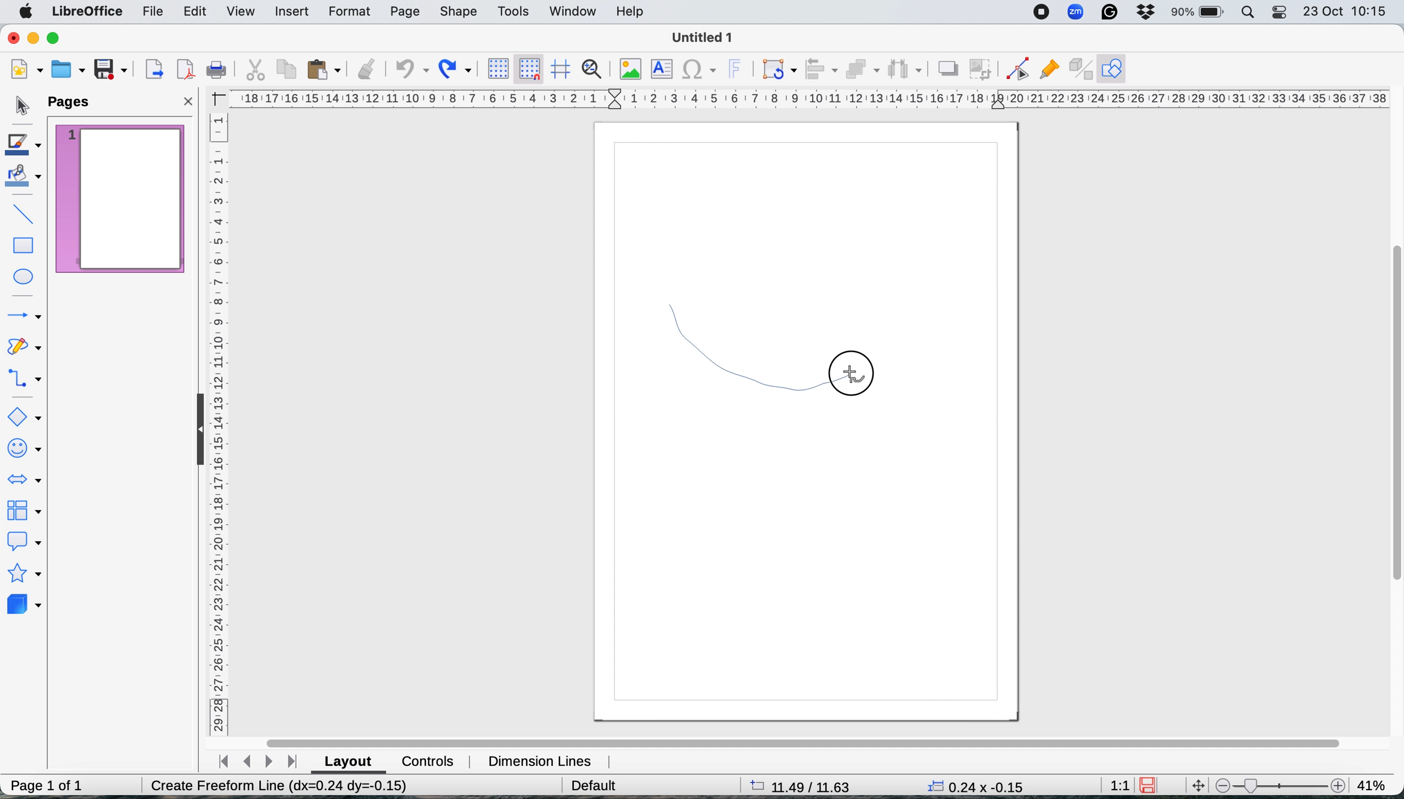 The height and width of the screenshot is (799, 1404). What do you see at coordinates (114, 69) in the screenshot?
I see `save` at bounding box center [114, 69].